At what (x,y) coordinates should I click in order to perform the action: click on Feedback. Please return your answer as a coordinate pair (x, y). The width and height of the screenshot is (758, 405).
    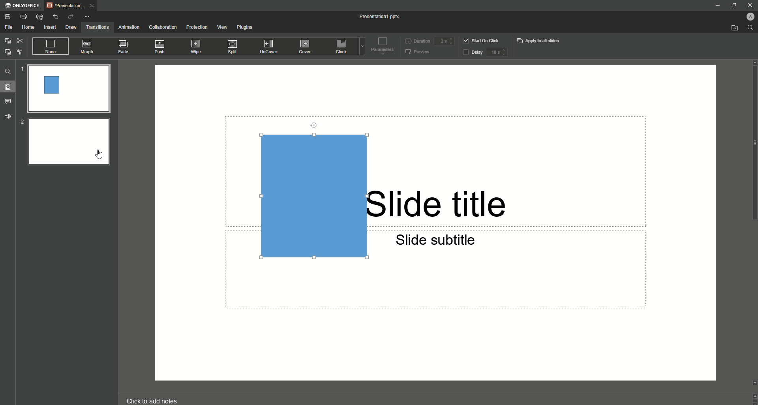
    Looking at the image, I should click on (7, 116).